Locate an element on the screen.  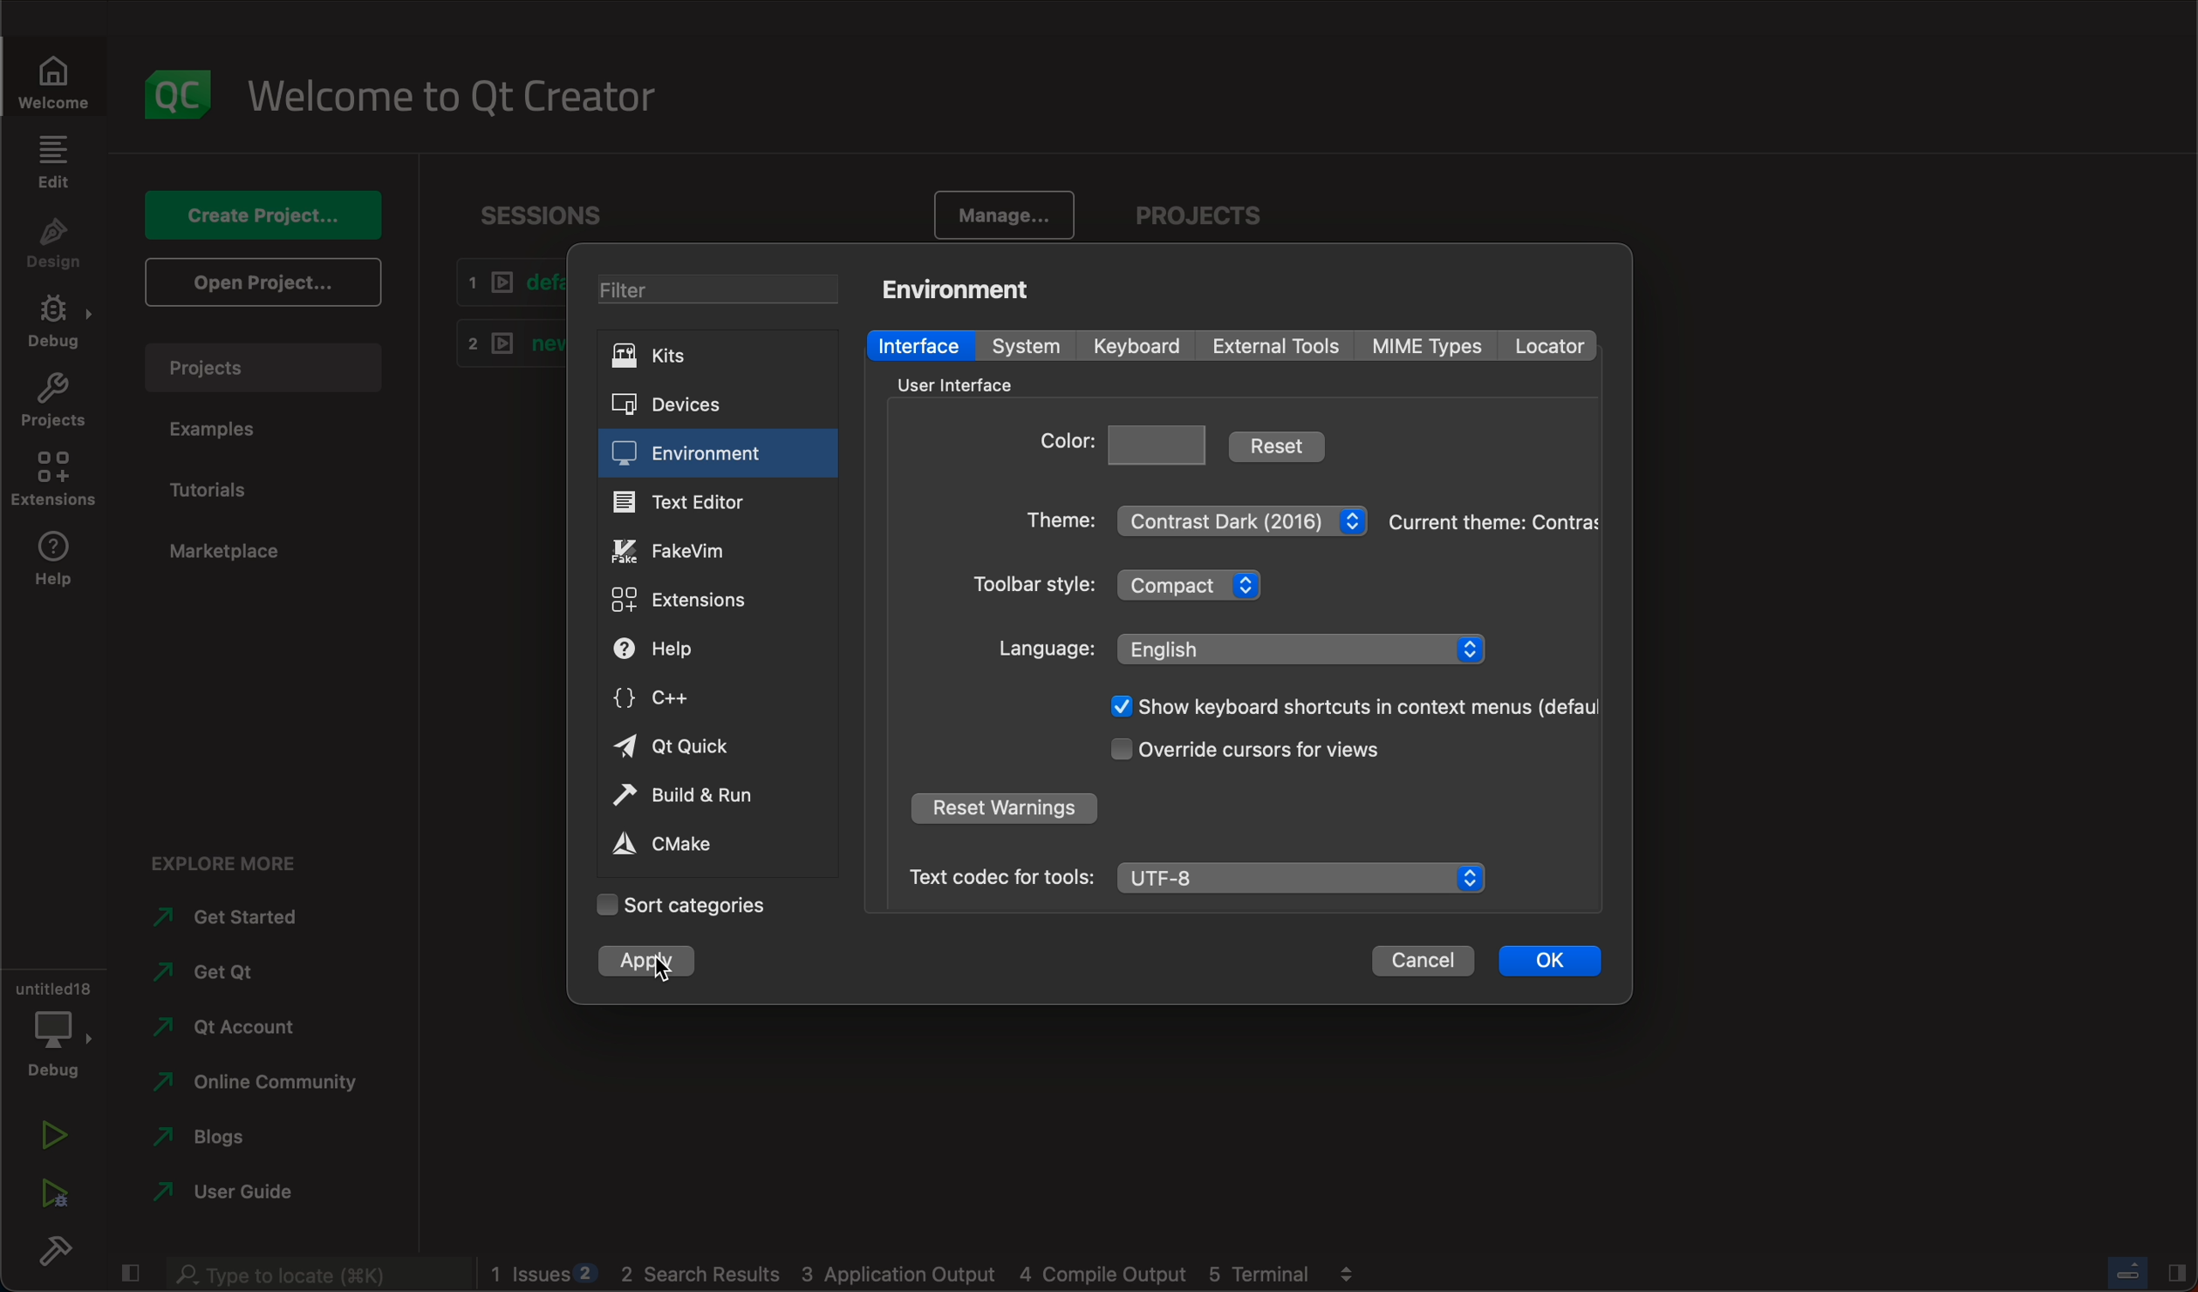
community is located at coordinates (255, 1084).